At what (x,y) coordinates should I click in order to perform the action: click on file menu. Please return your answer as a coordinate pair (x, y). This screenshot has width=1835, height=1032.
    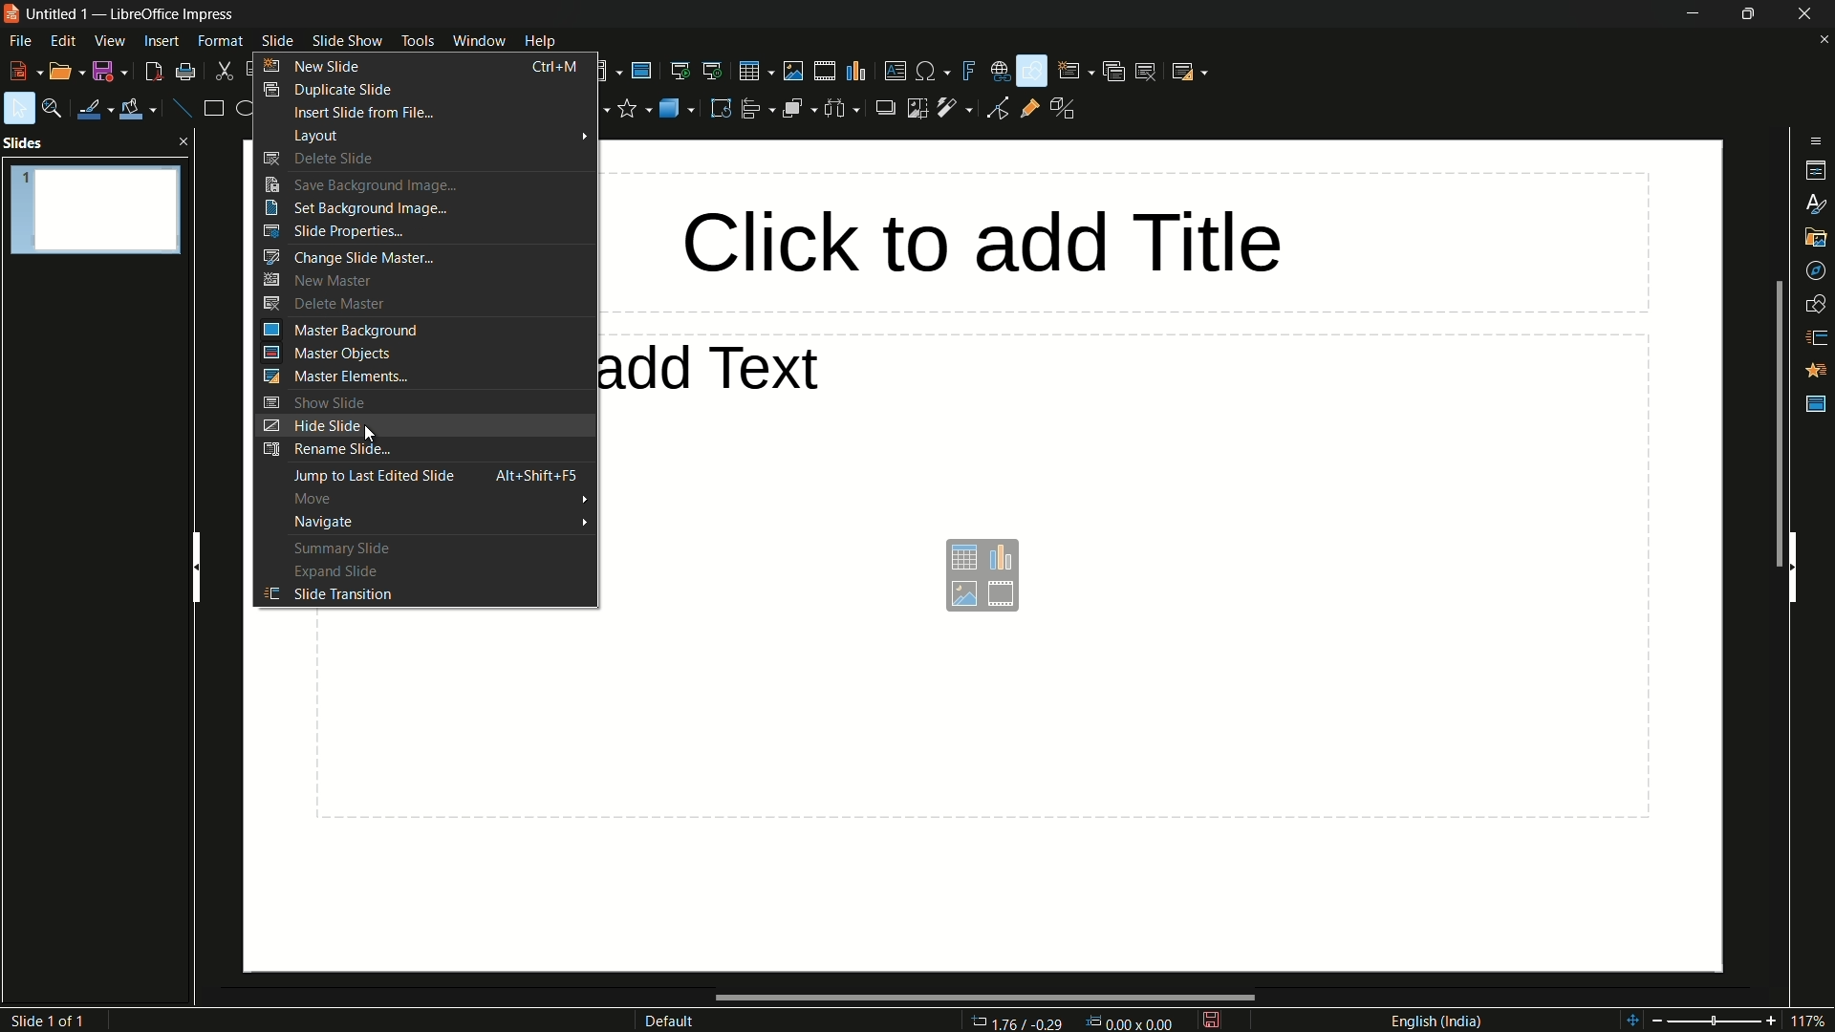
    Looking at the image, I should click on (22, 41).